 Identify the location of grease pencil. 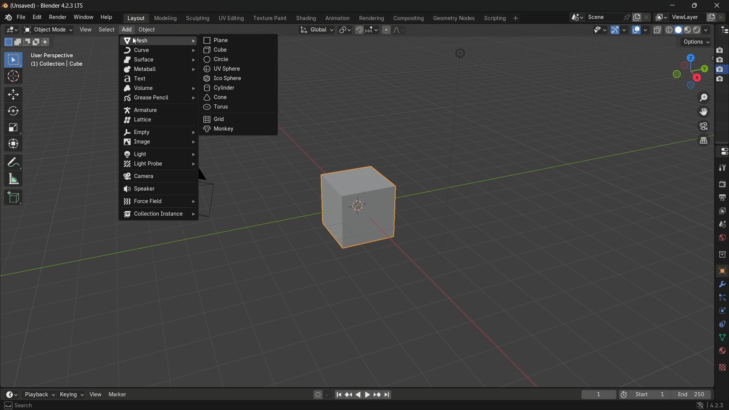
(156, 99).